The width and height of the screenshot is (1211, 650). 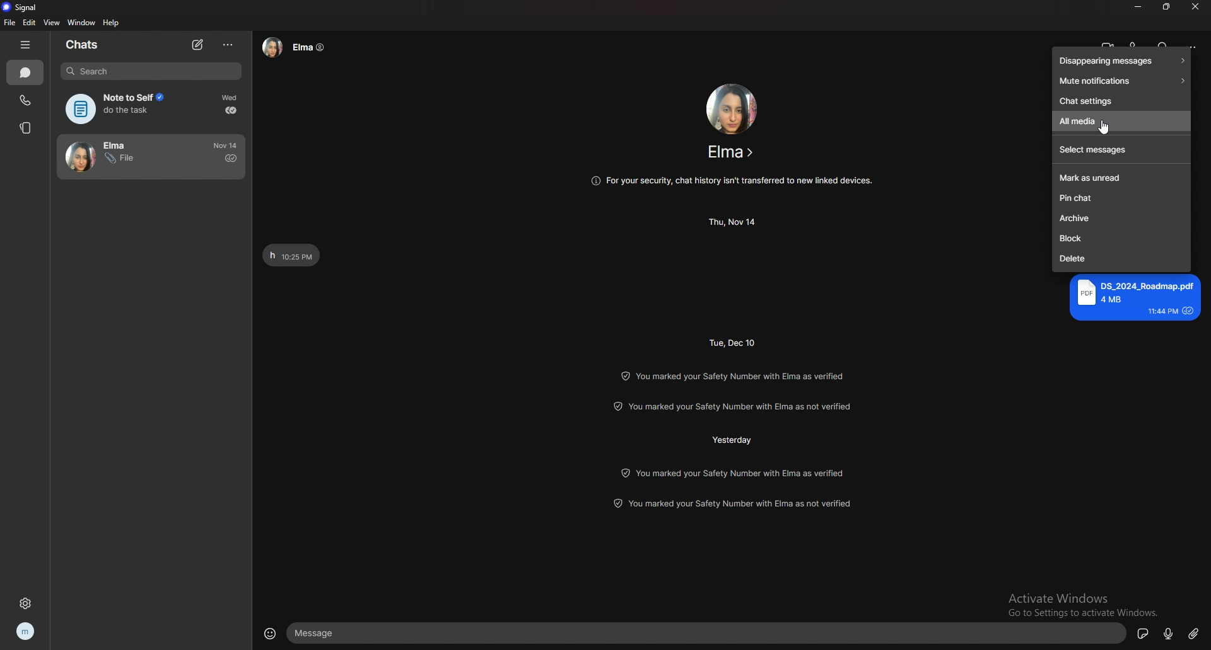 I want to click on time, so click(x=231, y=98).